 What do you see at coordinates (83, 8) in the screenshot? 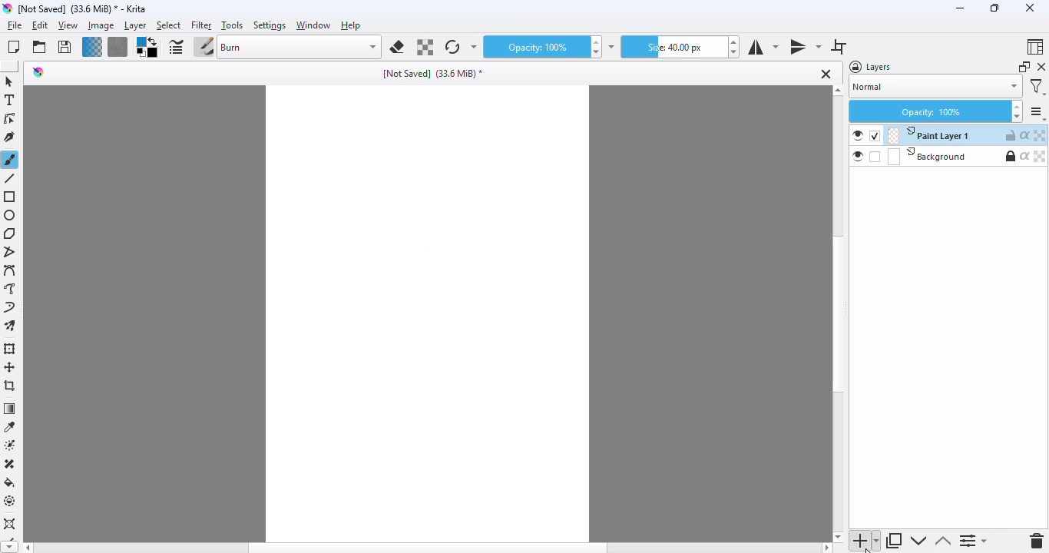
I see `title` at bounding box center [83, 8].